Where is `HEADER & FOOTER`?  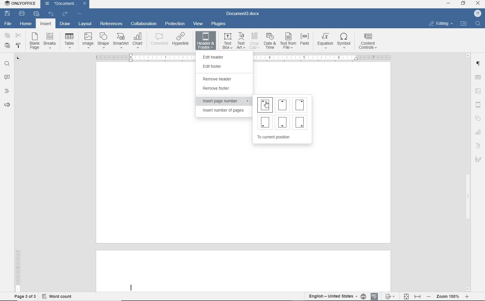
HEADER & FOOTER is located at coordinates (479, 105).